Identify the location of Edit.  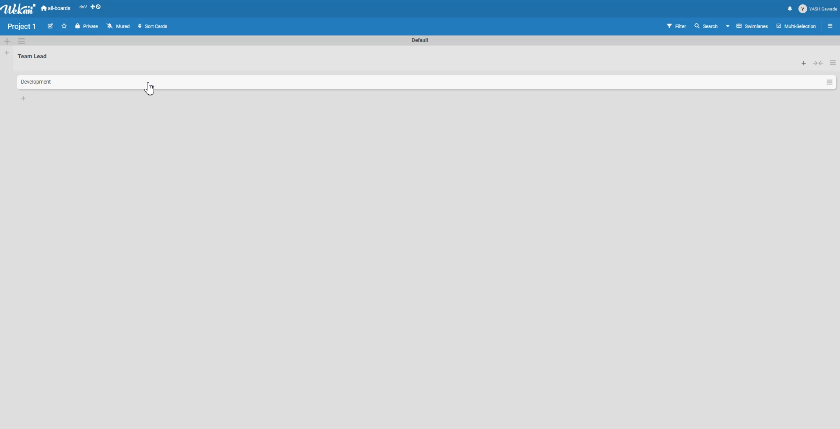
(50, 25).